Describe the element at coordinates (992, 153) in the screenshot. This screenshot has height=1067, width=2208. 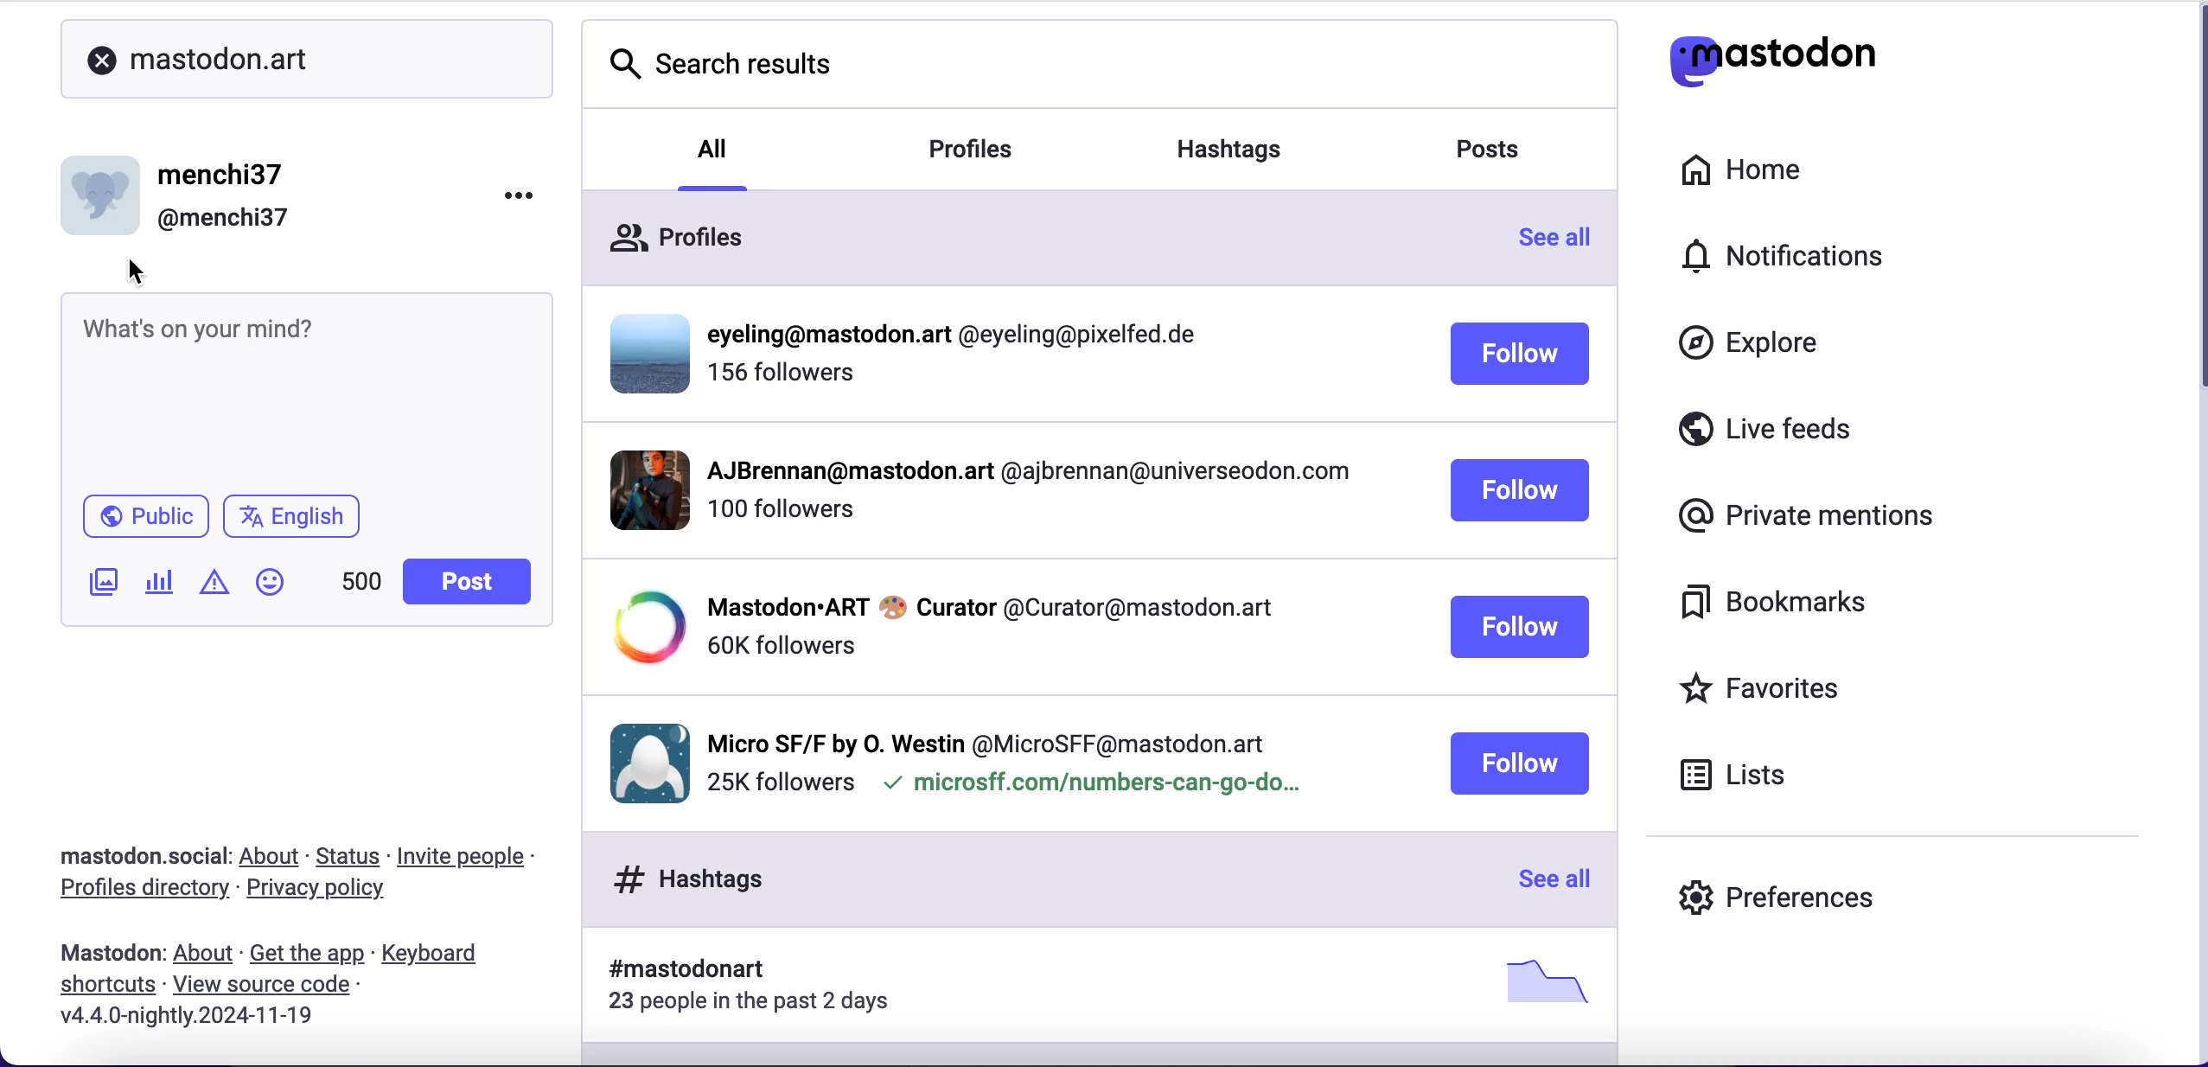
I see `profiles` at that location.